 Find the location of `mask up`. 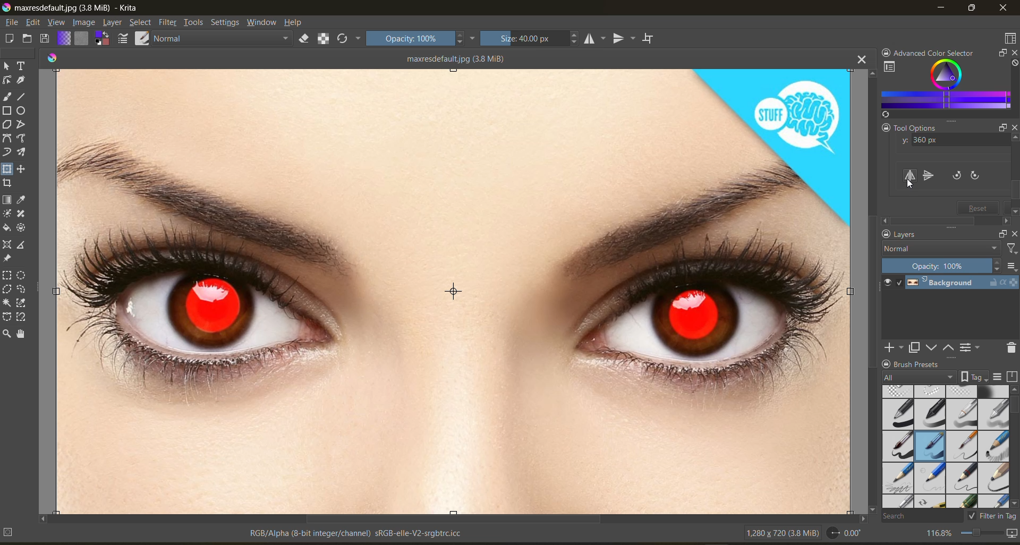

mask up is located at coordinates (950, 347).